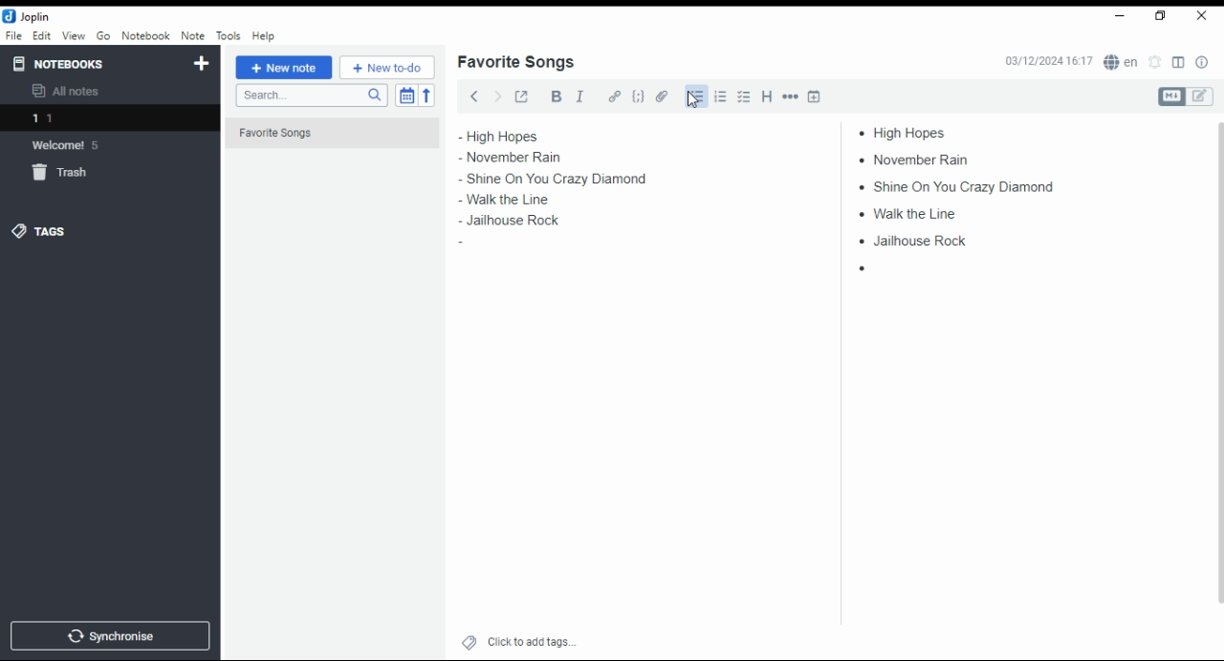 This screenshot has width=1224, height=661. I want to click on toggle editors, so click(1186, 96).